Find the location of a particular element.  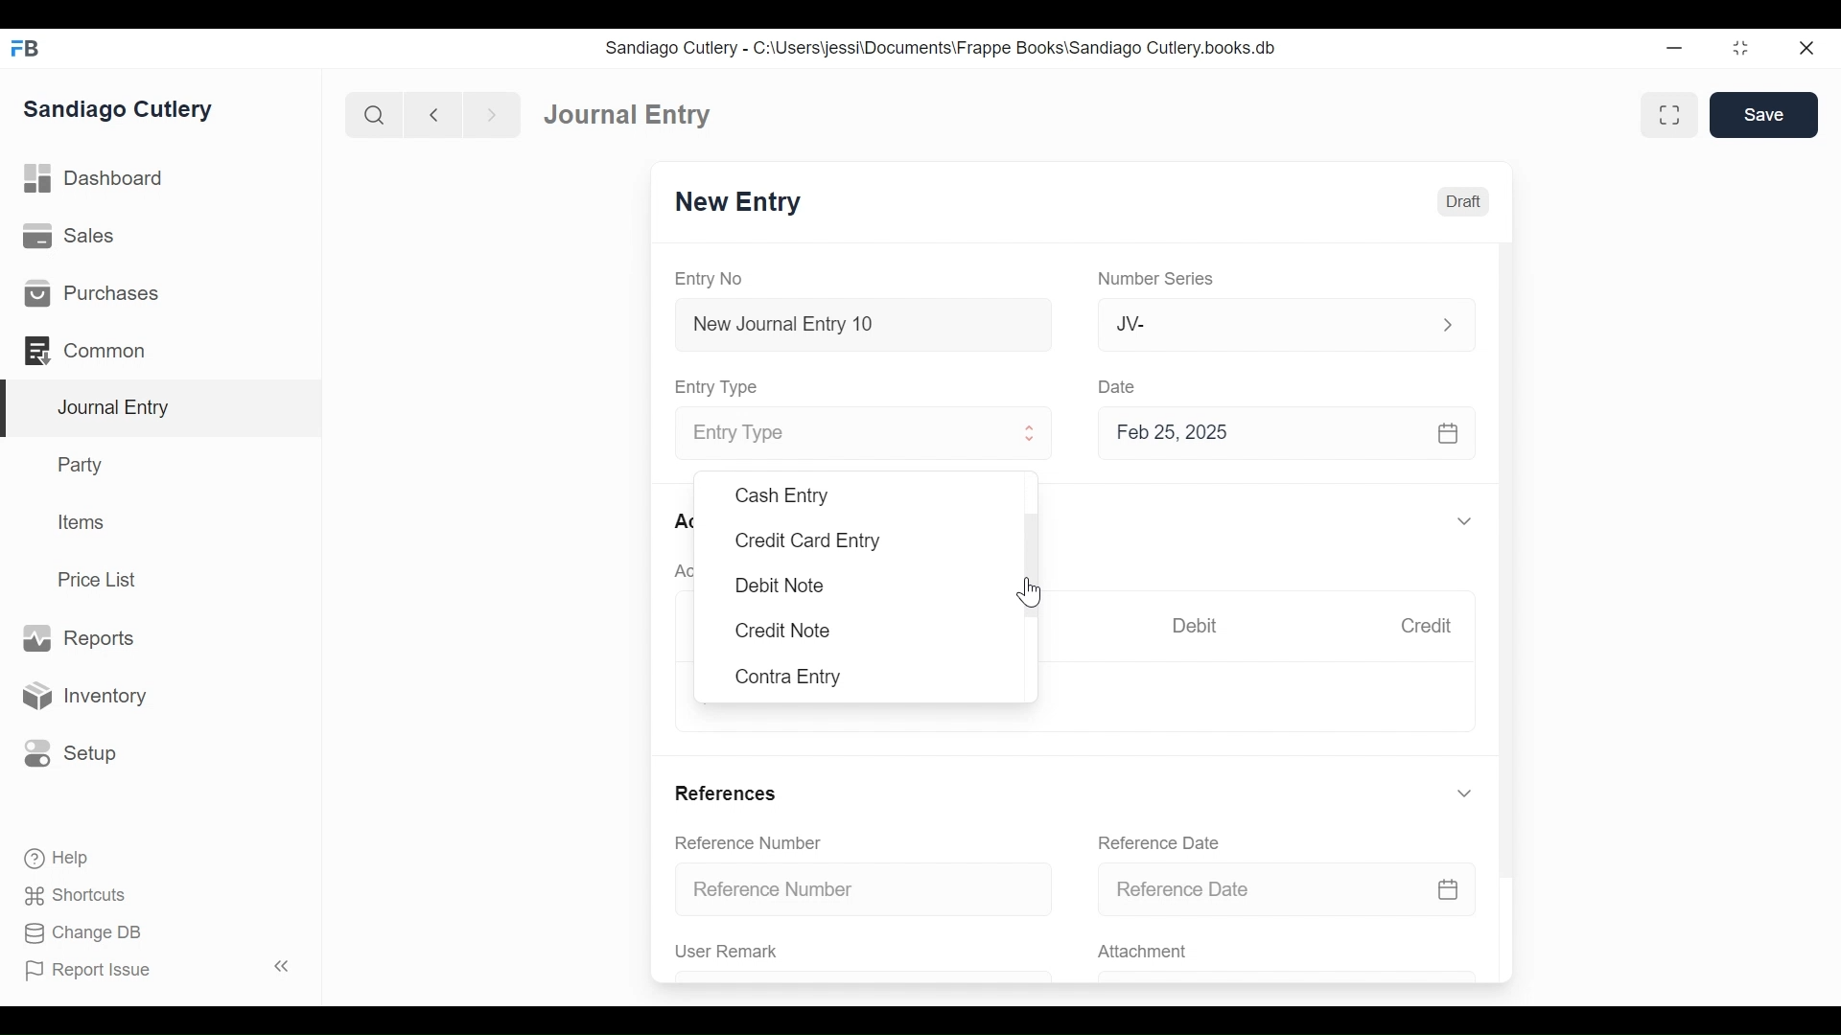

Reference Date is located at coordinates (1164, 842).